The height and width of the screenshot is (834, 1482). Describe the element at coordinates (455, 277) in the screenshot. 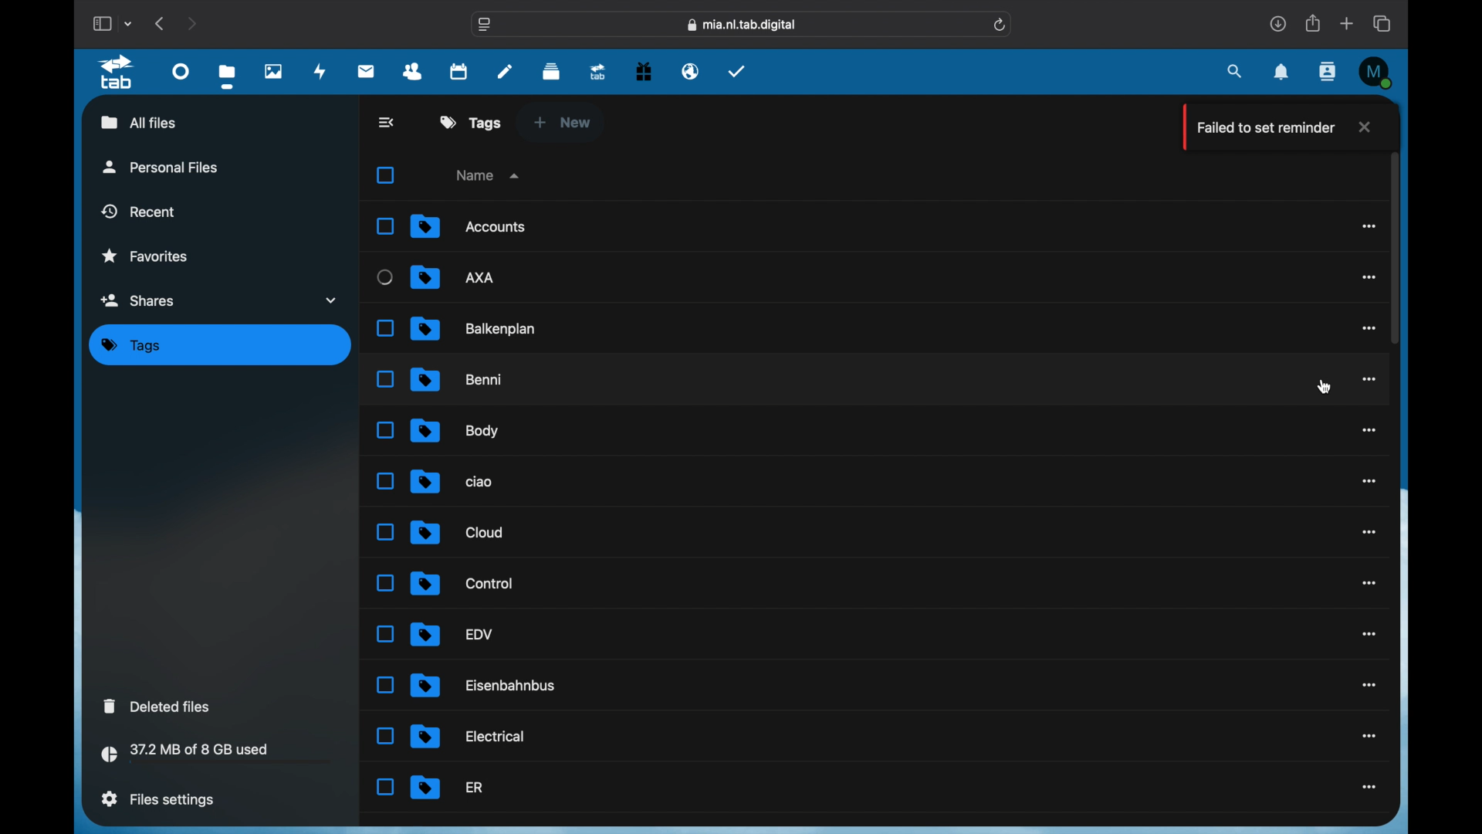

I see `file` at that location.